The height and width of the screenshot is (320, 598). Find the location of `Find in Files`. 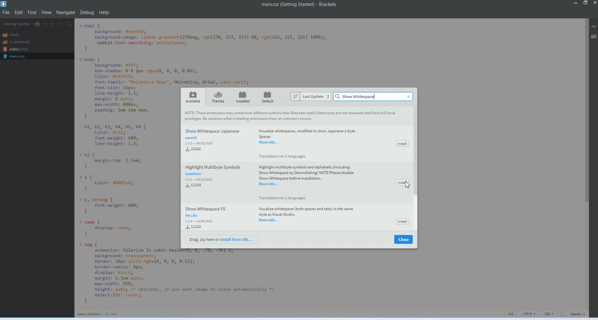

Find in Files is located at coordinates (69, 24).